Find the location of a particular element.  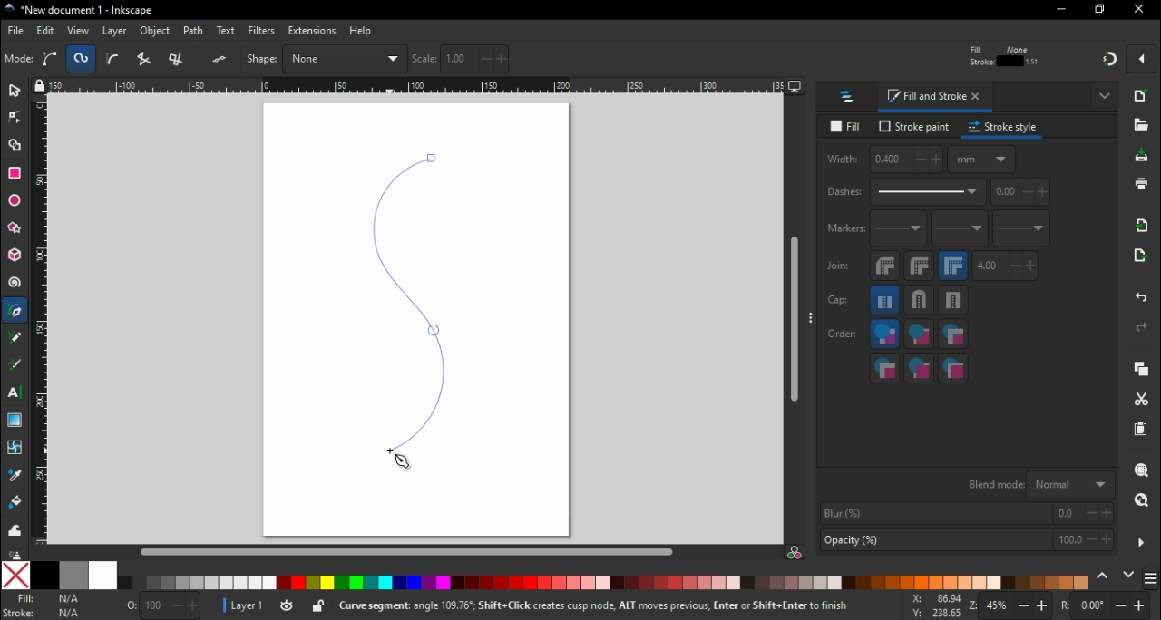

create spiro path is located at coordinates (82, 58).